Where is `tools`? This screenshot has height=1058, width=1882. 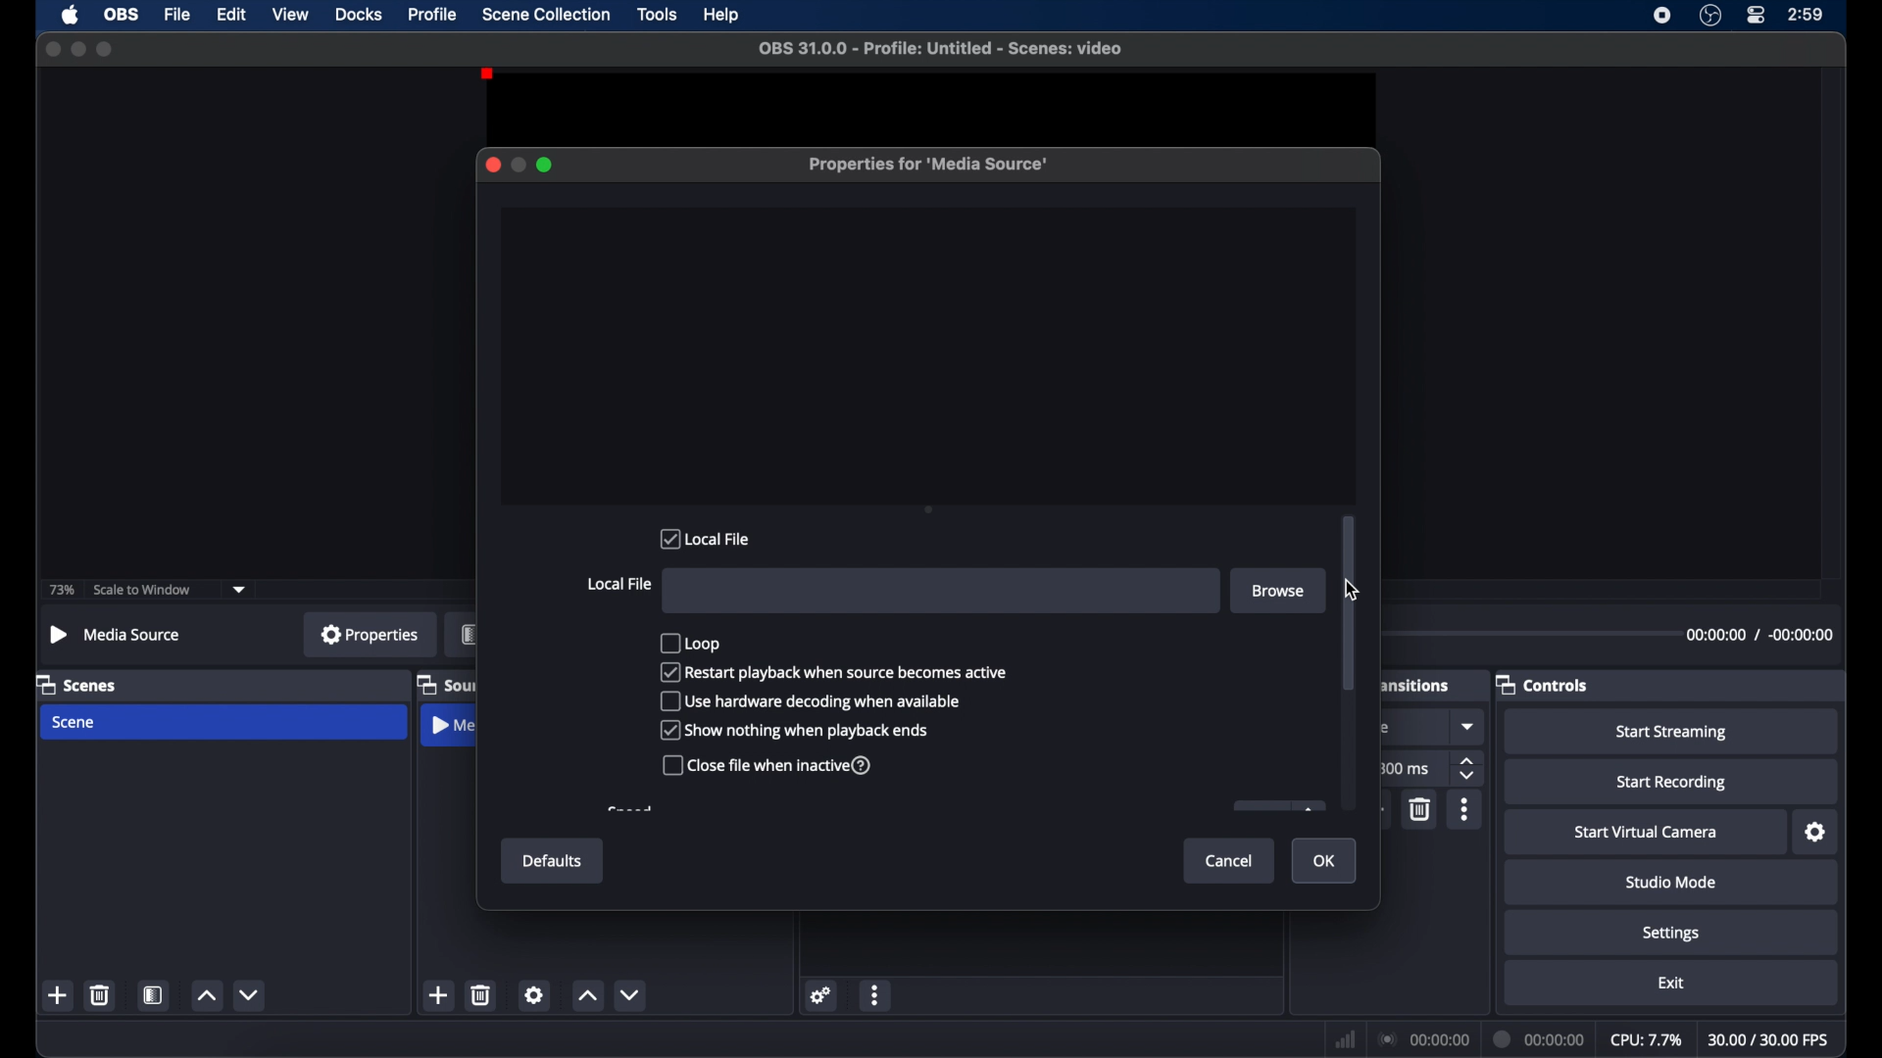 tools is located at coordinates (658, 15).